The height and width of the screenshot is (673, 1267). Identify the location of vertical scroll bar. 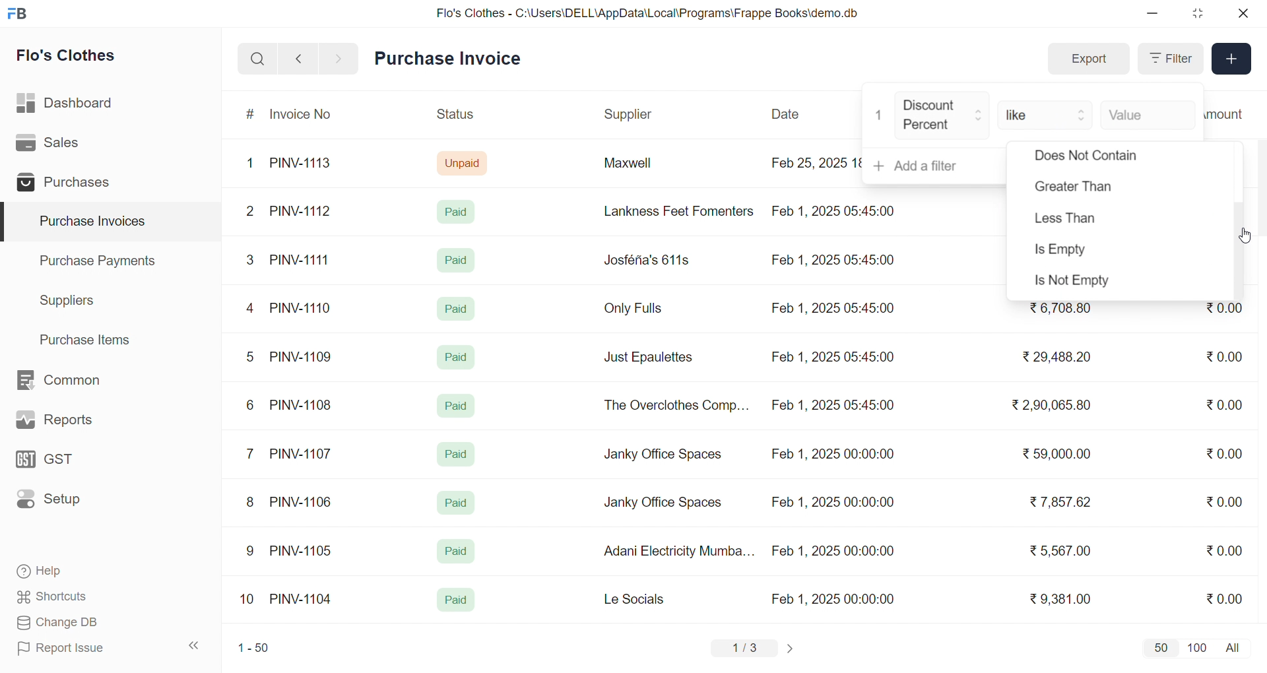
(1239, 250).